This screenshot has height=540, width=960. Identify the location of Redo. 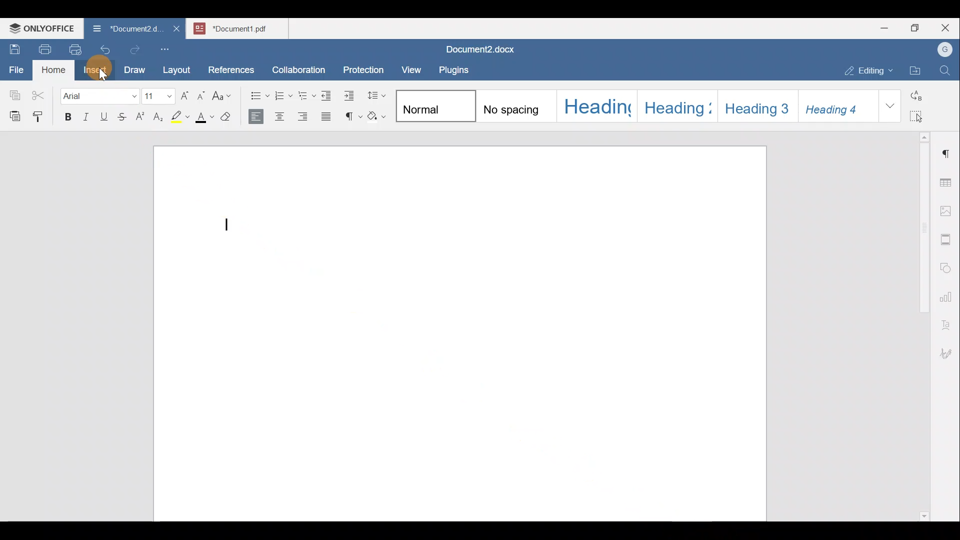
(134, 50).